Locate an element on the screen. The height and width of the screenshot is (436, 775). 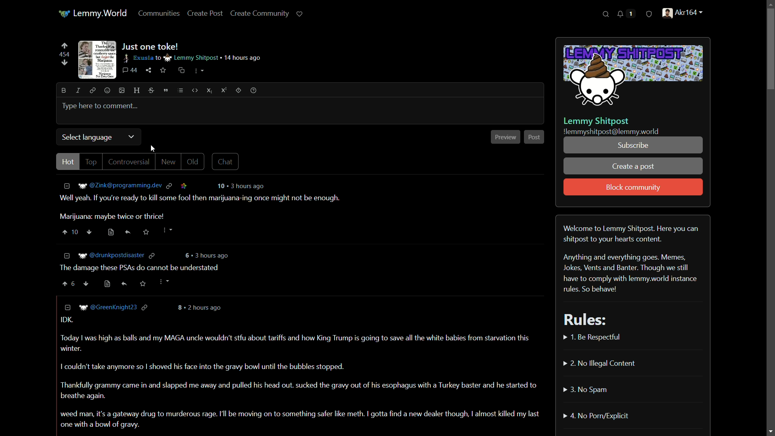
search  is located at coordinates (607, 14).